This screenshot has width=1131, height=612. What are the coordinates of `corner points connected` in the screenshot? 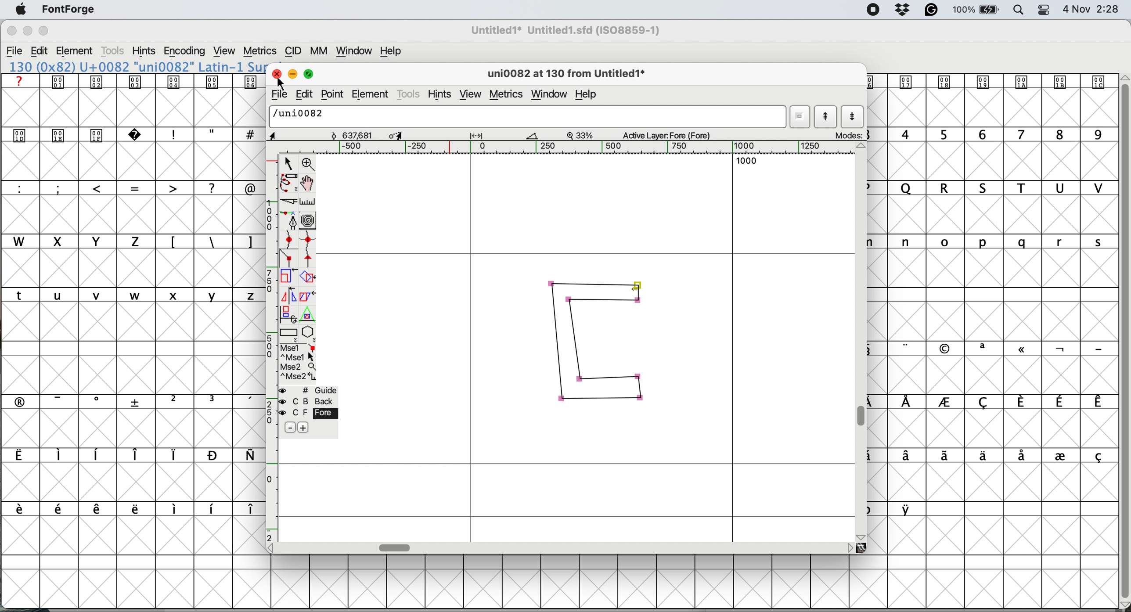 It's located at (596, 282).